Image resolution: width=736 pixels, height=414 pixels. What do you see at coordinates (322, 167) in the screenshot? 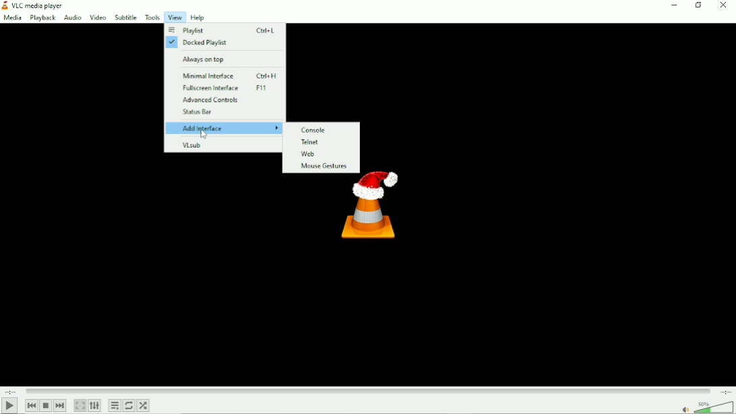
I see `Mouse gestures` at bounding box center [322, 167].